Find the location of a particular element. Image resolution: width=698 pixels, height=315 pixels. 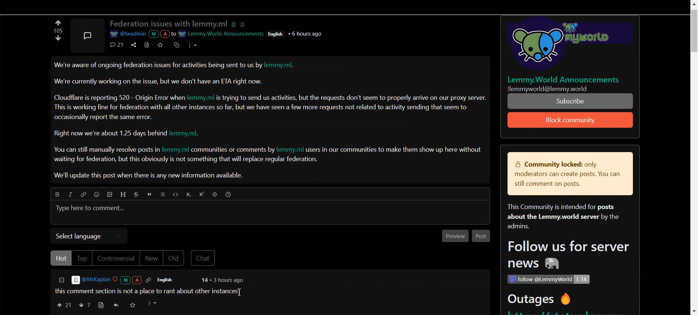

This is working fine for federation with all other instances so far, but we have seen a few more requests not related to activity sending that seem to
occasionally report the same error. is located at coordinates (261, 112).